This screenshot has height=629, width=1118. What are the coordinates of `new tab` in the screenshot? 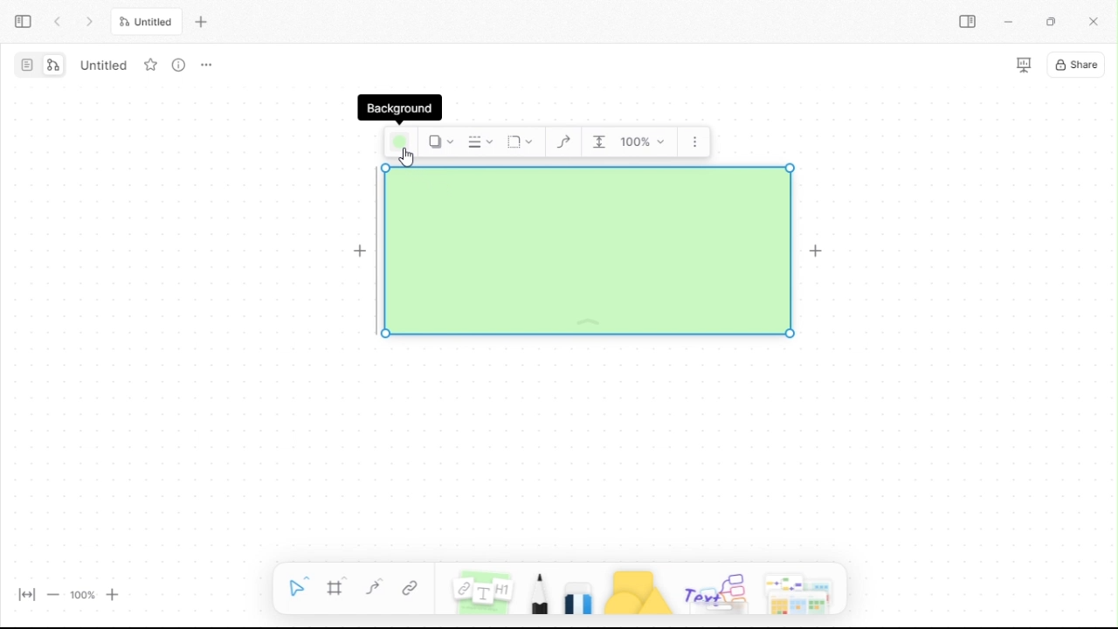 It's located at (201, 21).